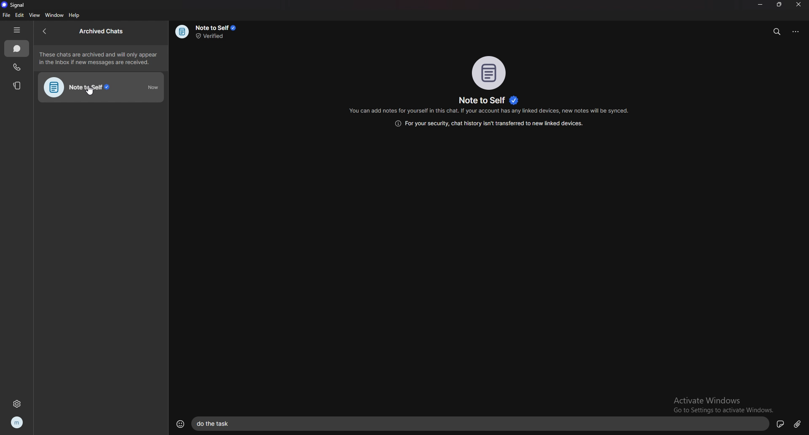 This screenshot has width=809, height=435. I want to click on chats, so click(17, 48).